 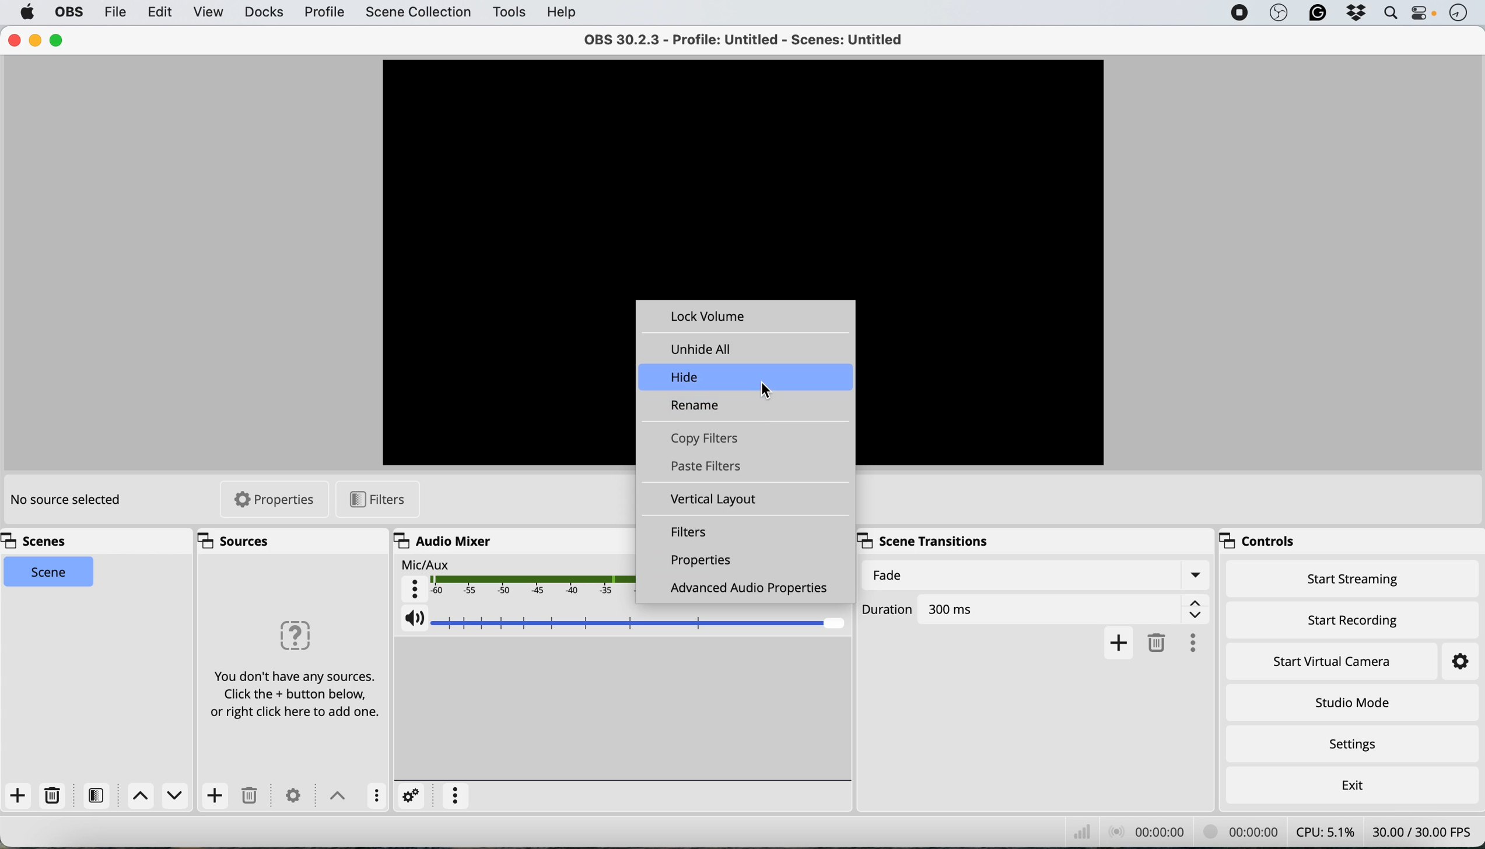 What do you see at coordinates (52, 794) in the screenshot?
I see `delete source` at bounding box center [52, 794].